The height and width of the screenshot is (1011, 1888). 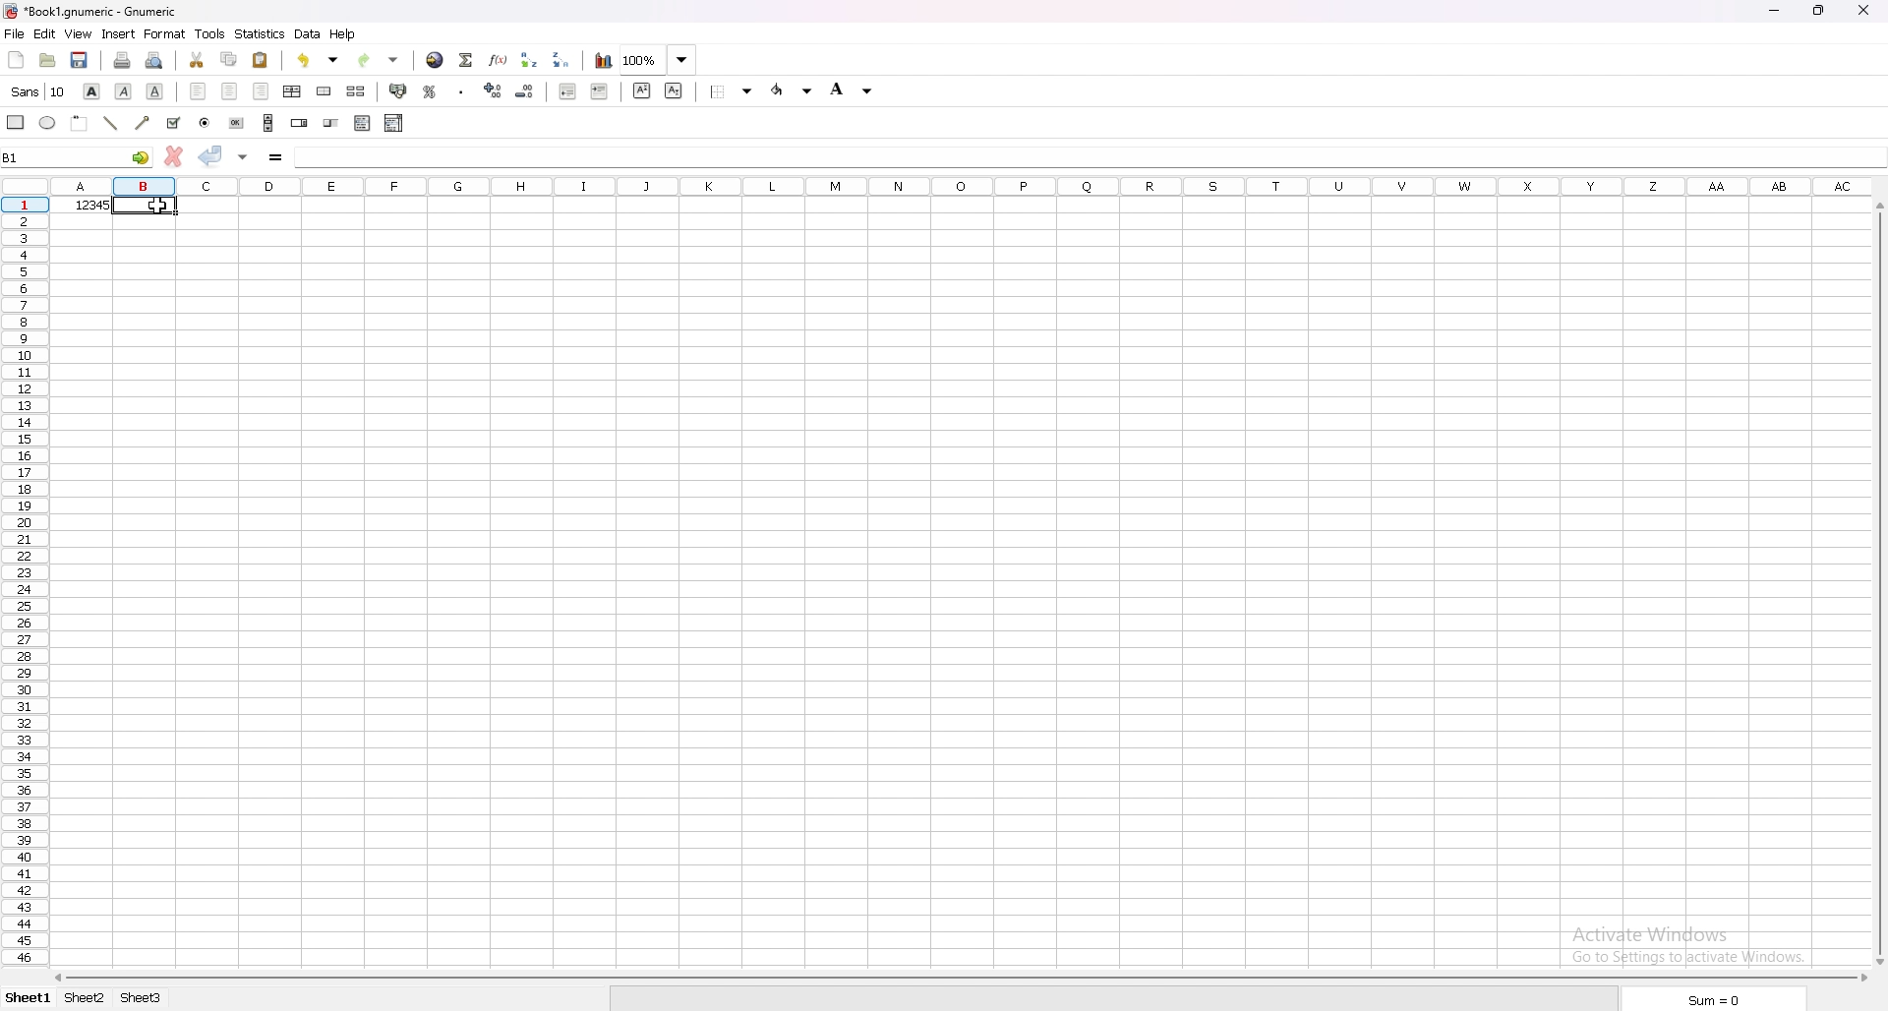 What do you see at coordinates (17, 60) in the screenshot?
I see `new` at bounding box center [17, 60].